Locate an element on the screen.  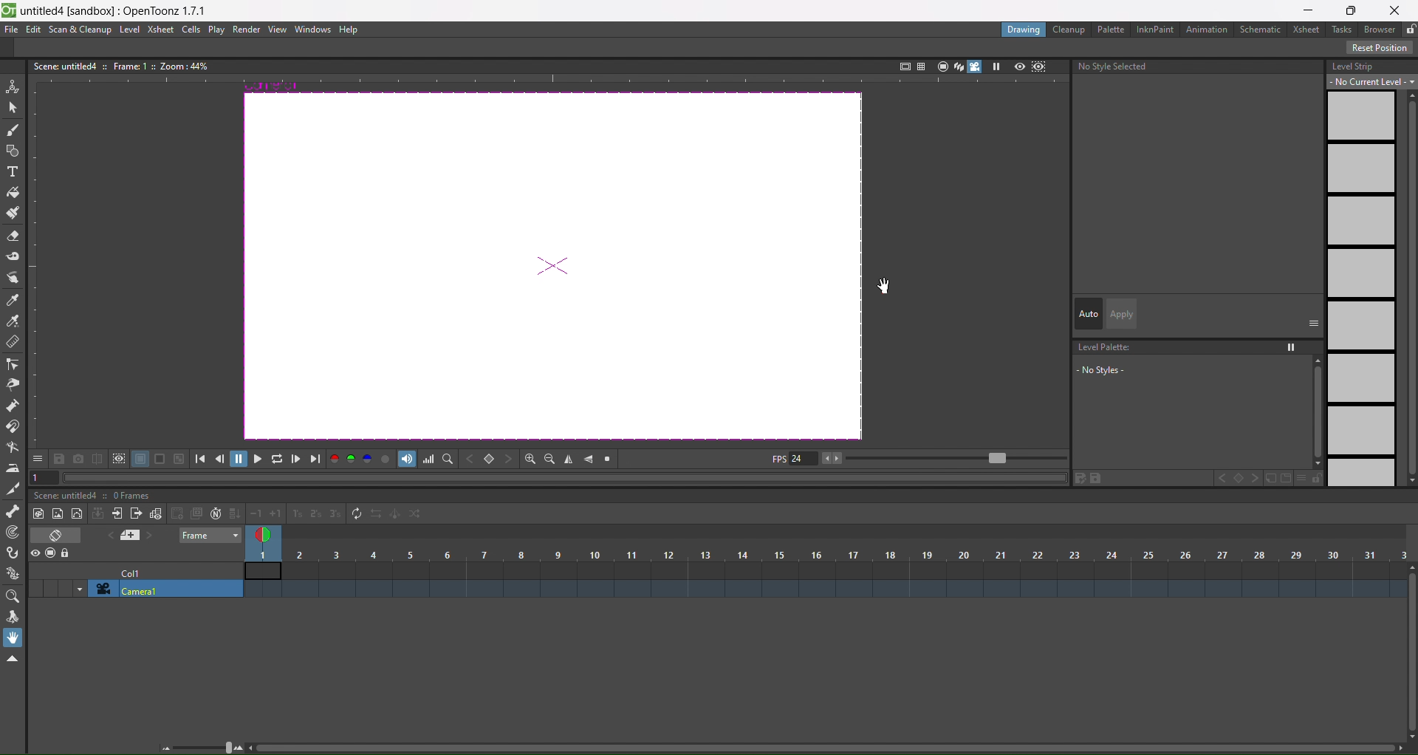
close sub sheet is located at coordinates (136, 515).